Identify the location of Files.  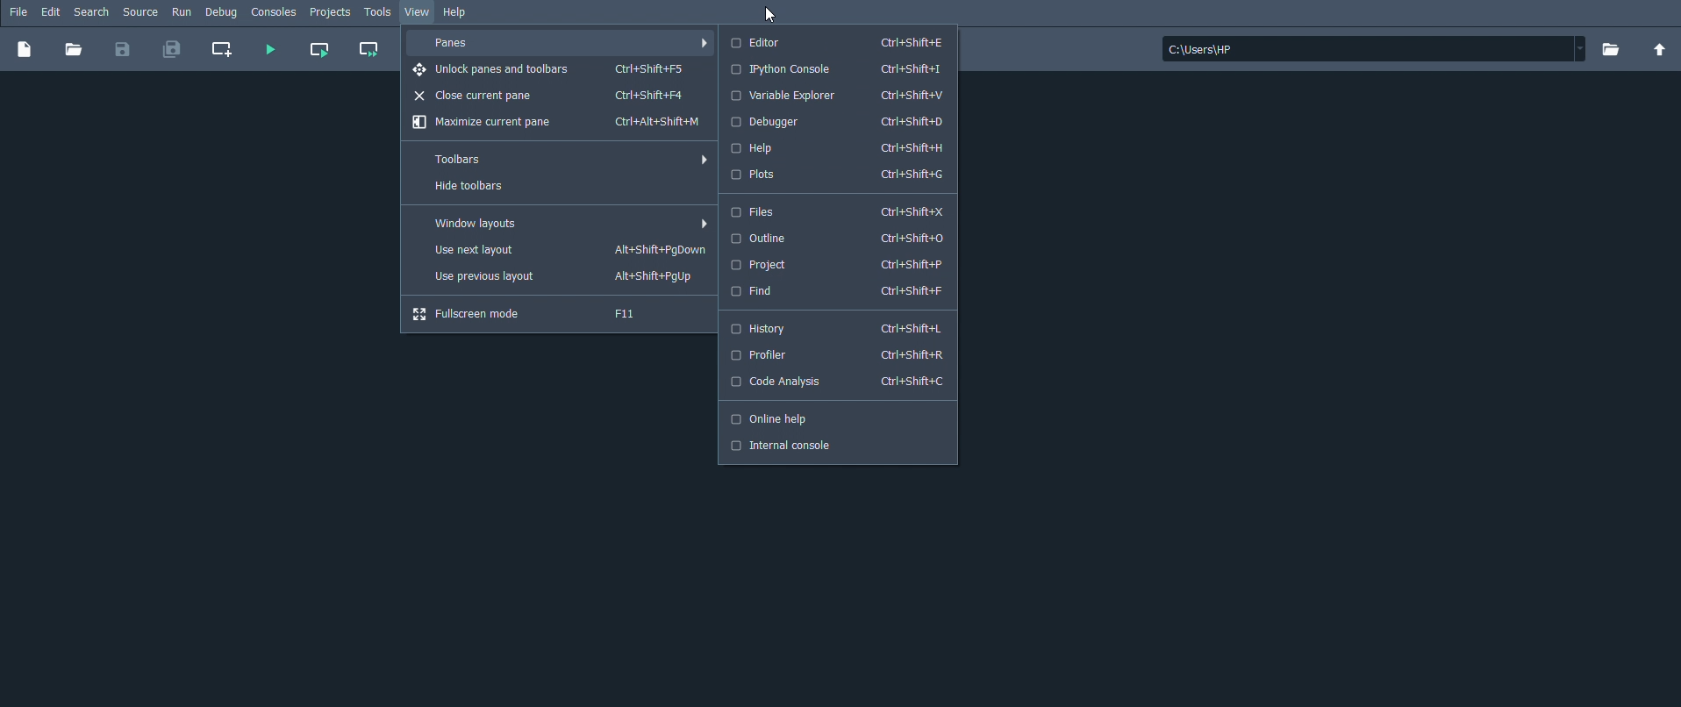
(842, 211).